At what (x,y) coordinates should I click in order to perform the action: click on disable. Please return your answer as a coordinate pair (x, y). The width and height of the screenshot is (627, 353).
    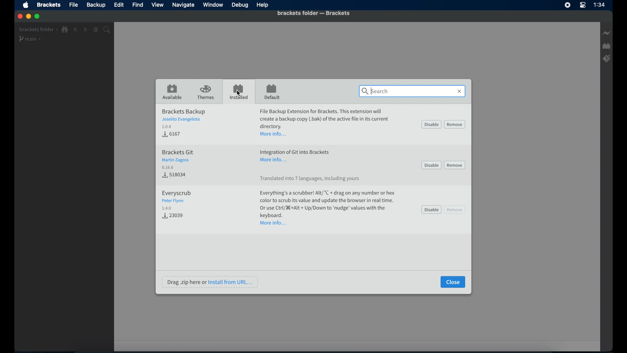
    Looking at the image, I should click on (431, 165).